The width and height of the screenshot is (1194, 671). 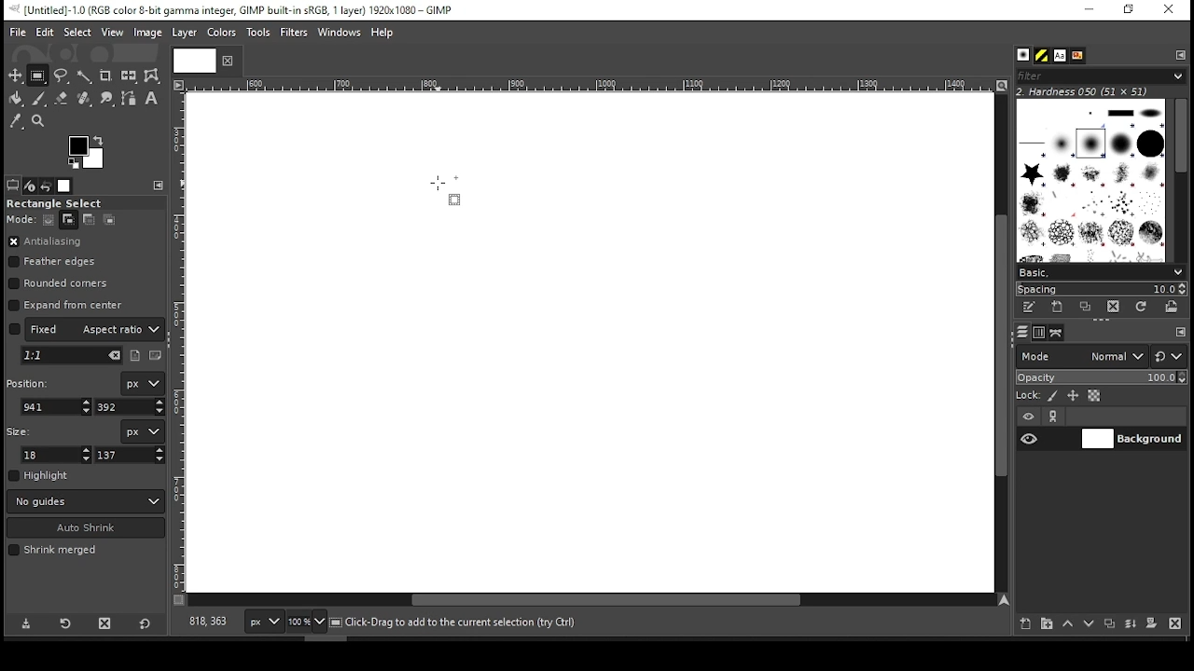 What do you see at coordinates (1030, 438) in the screenshot?
I see `layer visibility on/off` at bounding box center [1030, 438].